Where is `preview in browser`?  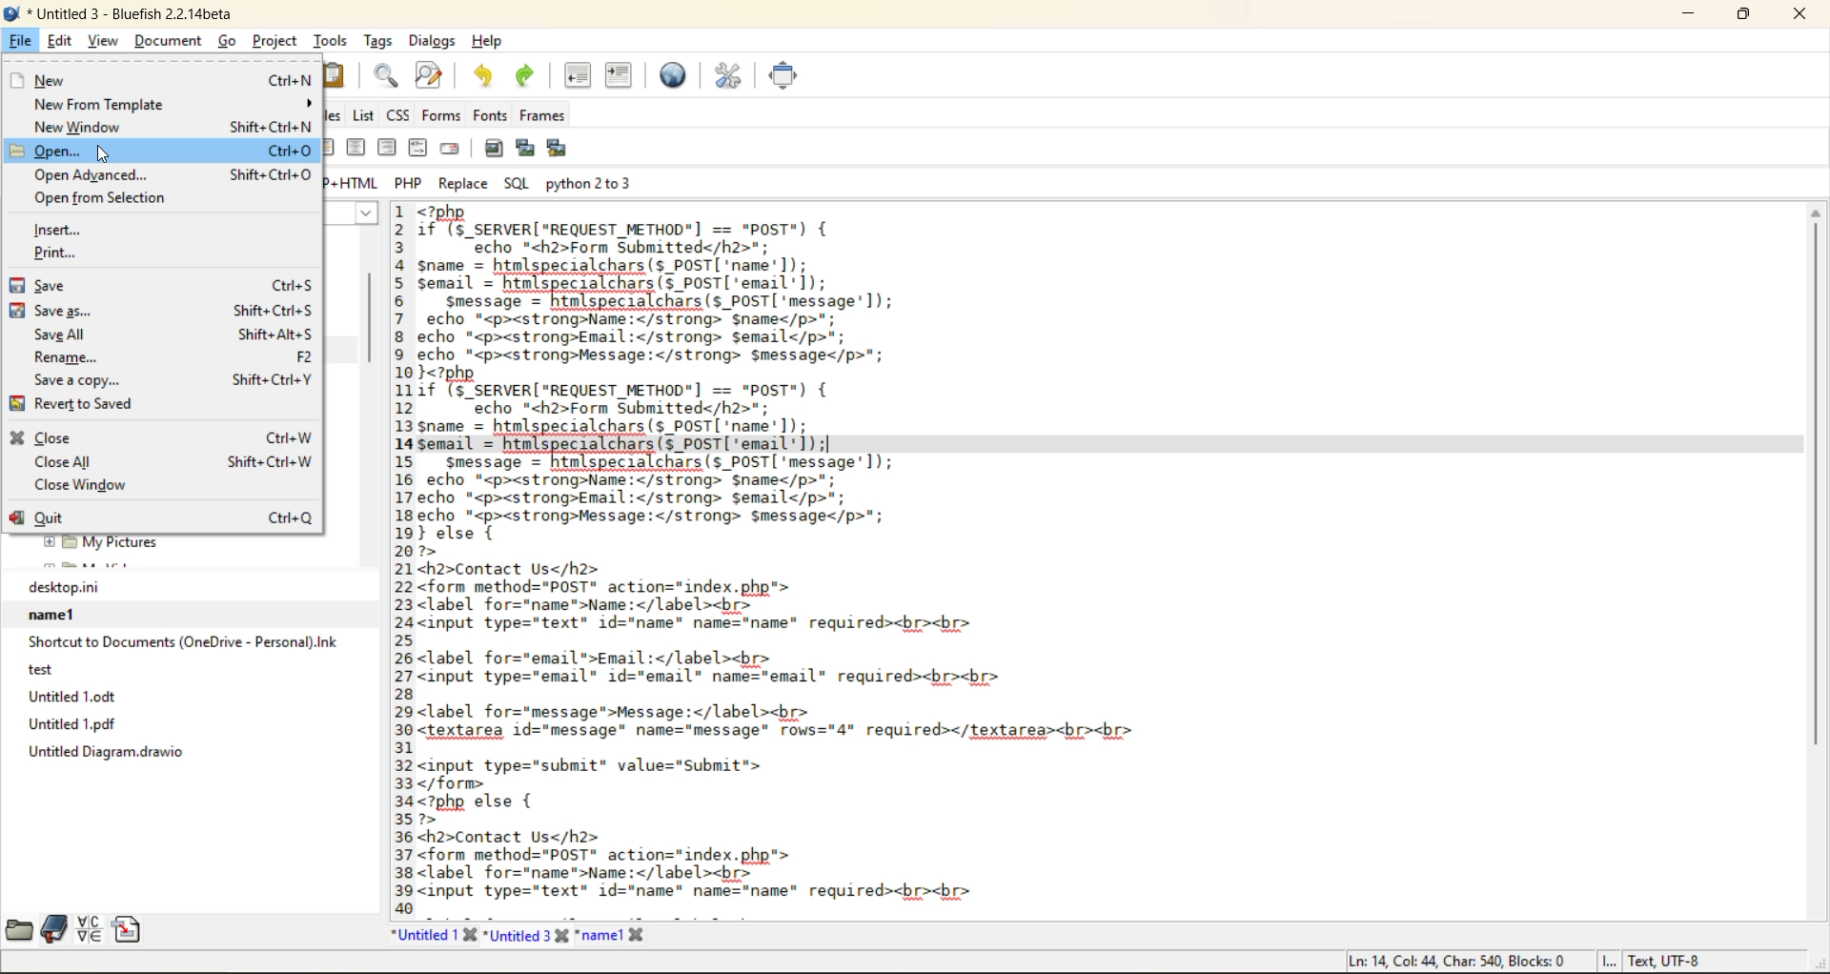
preview in browser is located at coordinates (678, 73).